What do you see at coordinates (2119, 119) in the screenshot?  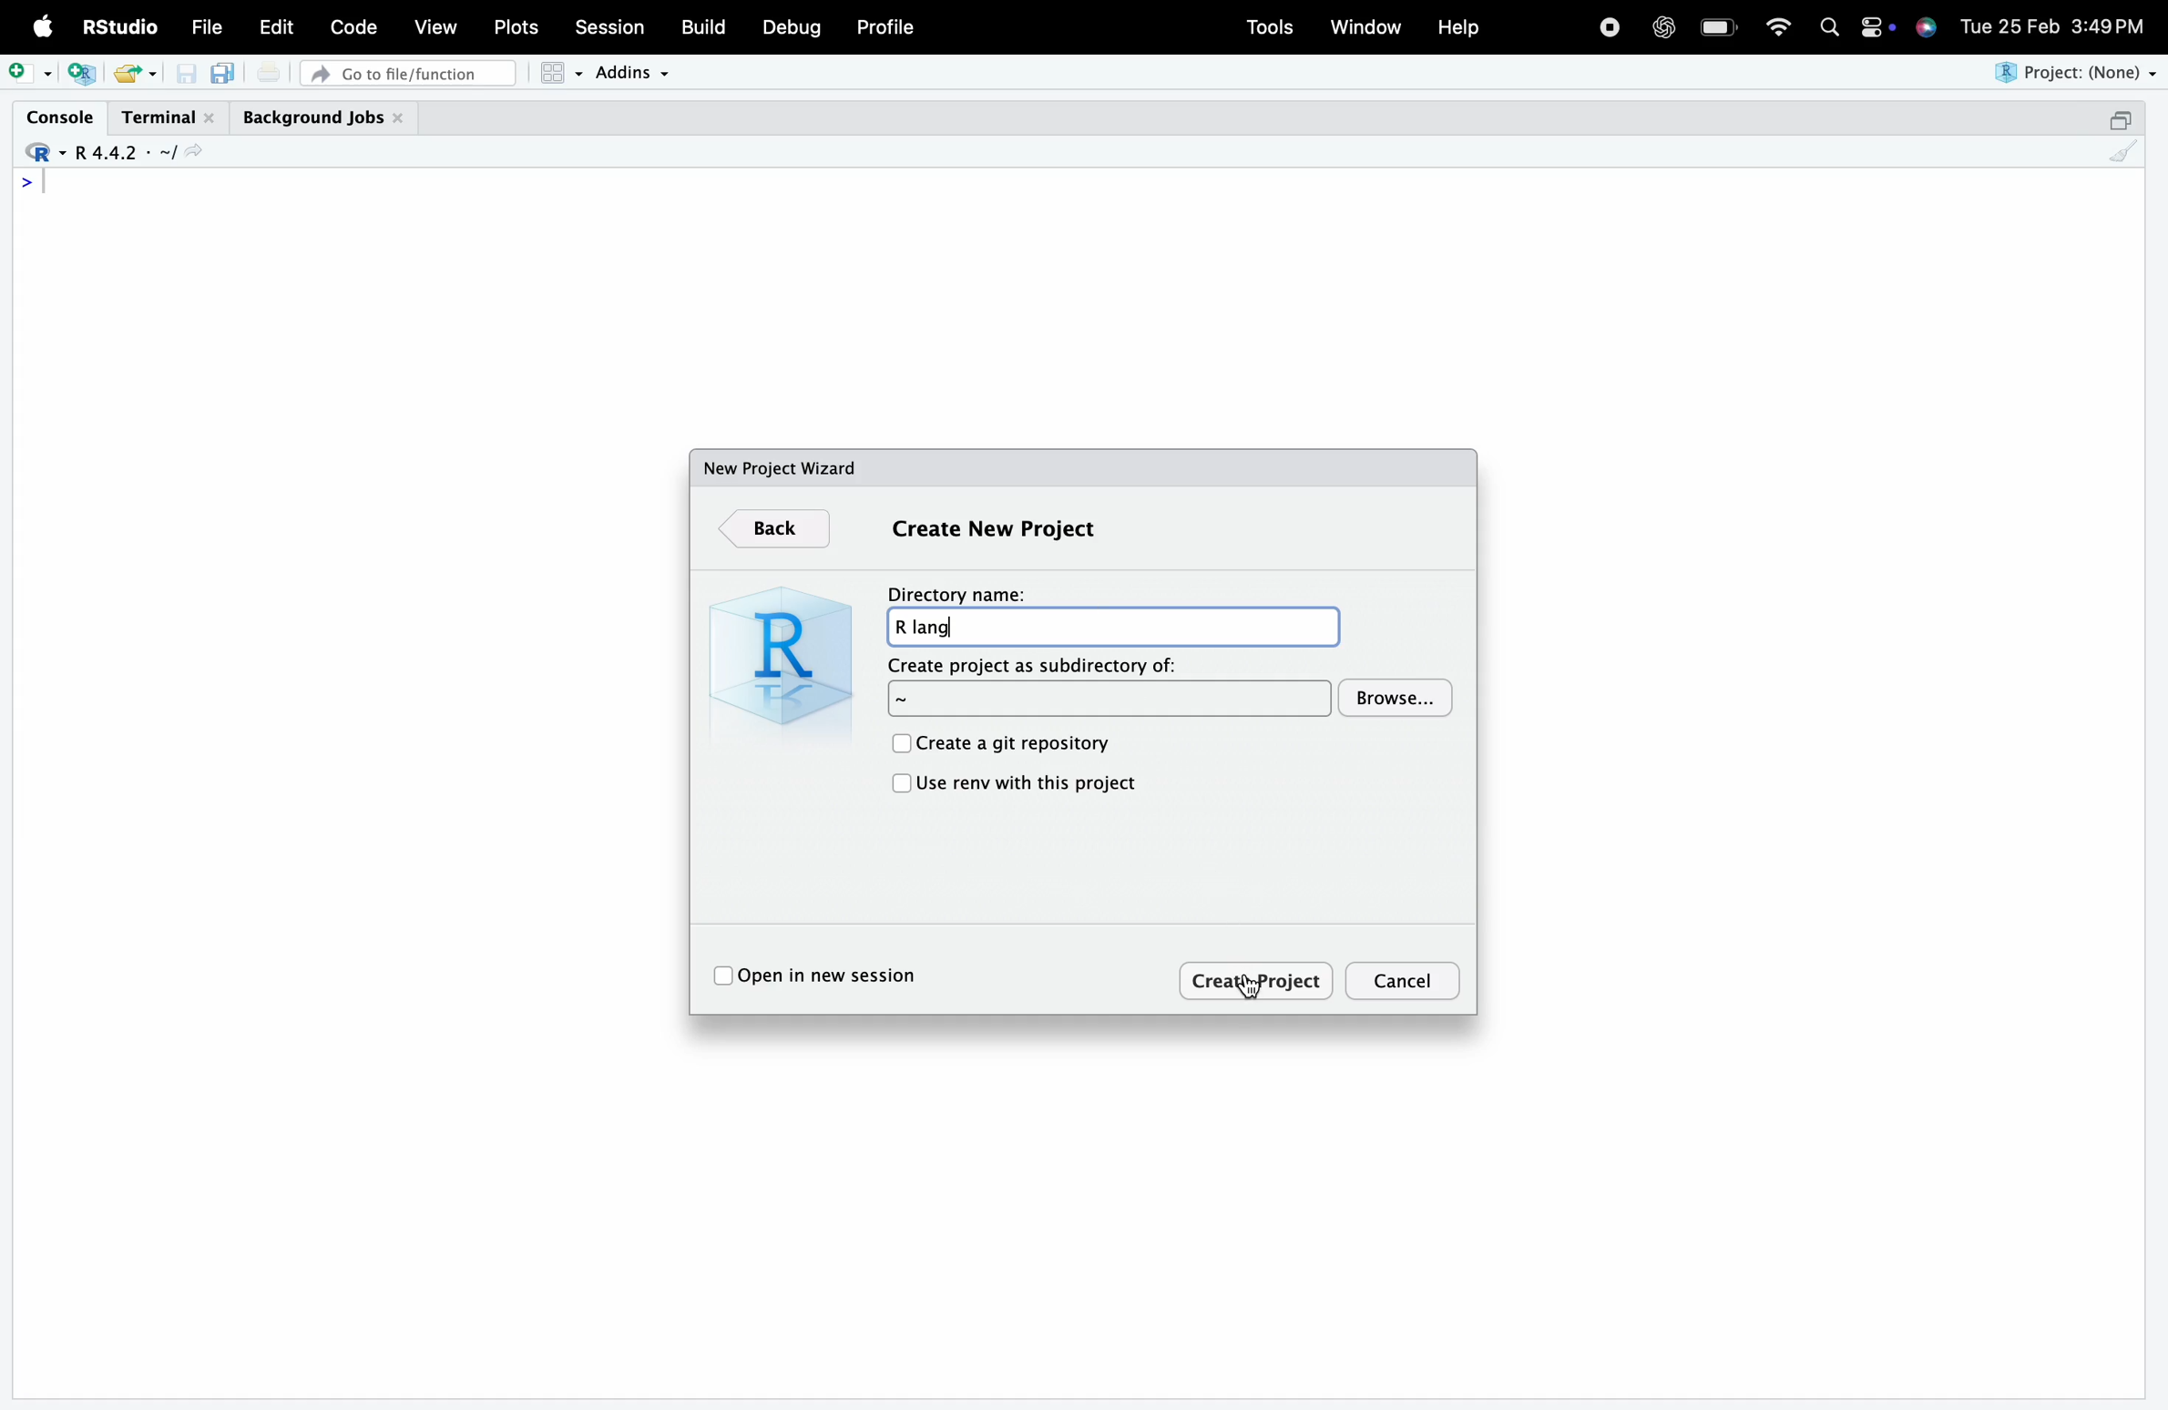 I see `maximize` at bounding box center [2119, 119].